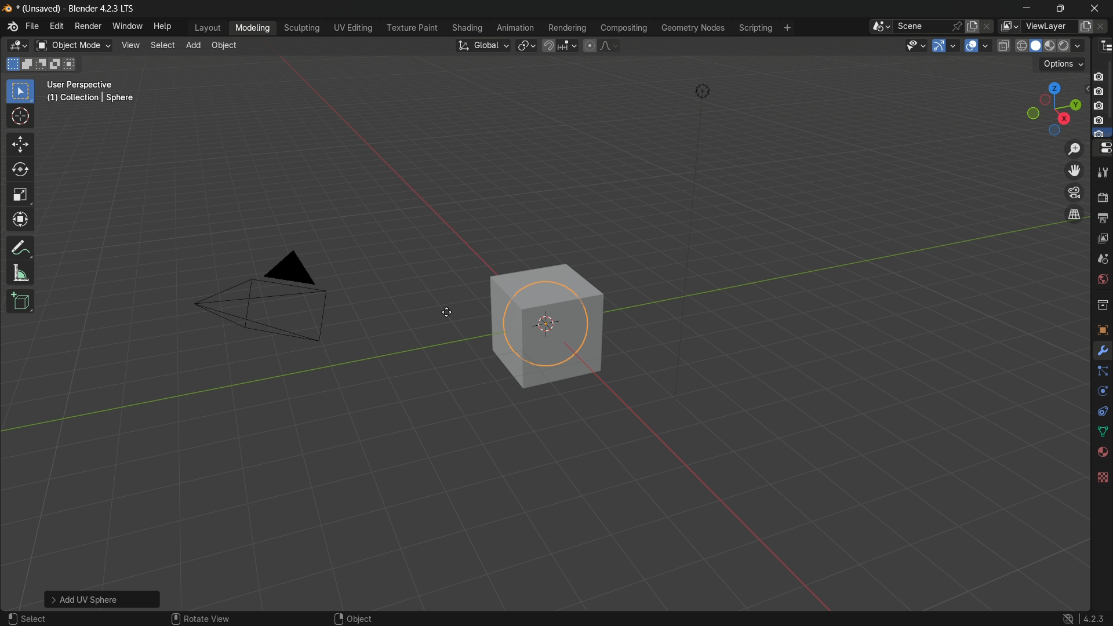 Image resolution: width=1113 pixels, height=626 pixels. What do you see at coordinates (1061, 9) in the screenshot?
I see `maximize or restore` at bounding box center [1061, 9].